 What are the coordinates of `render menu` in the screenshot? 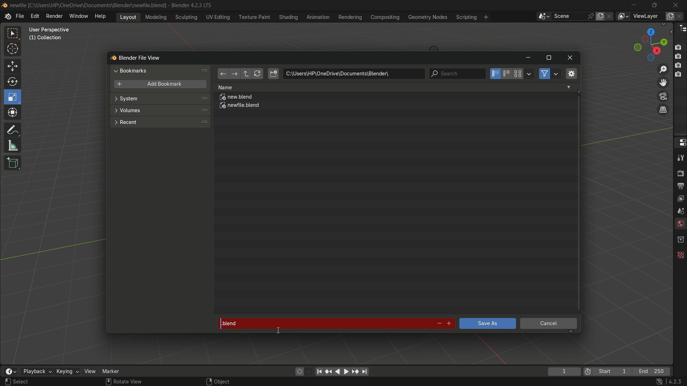 It's located at (54, 15).